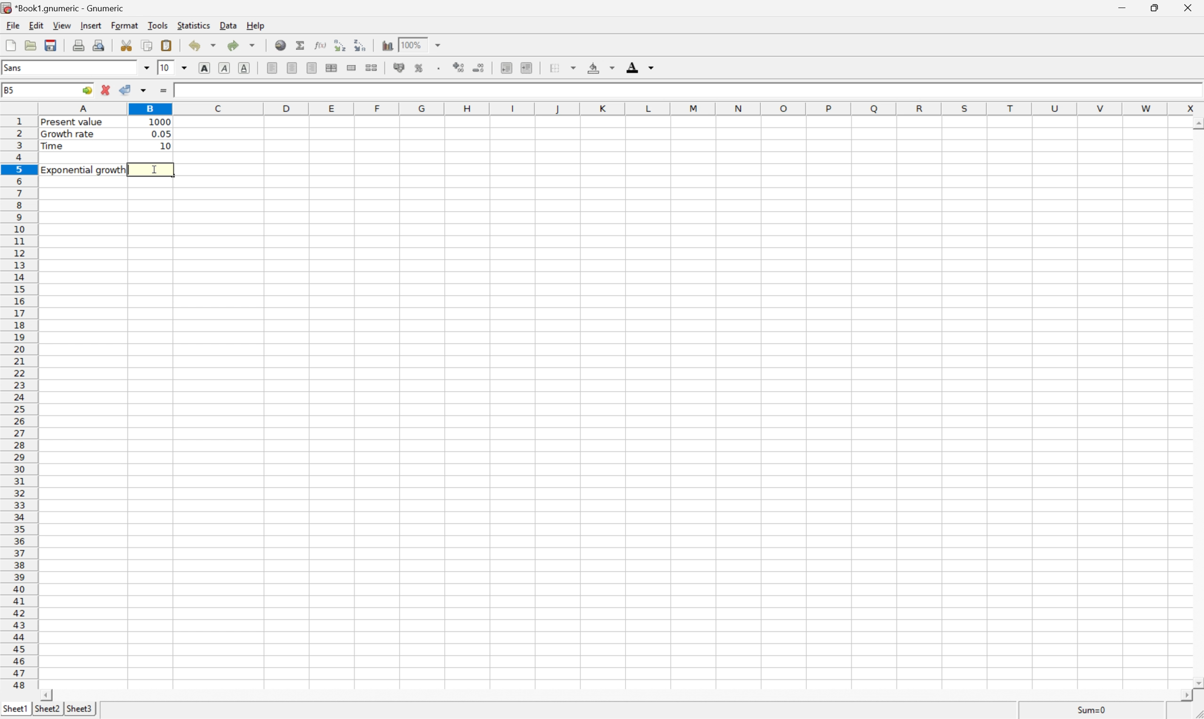  What do you see at coordinates (599, 67) in the screenshot?
I see `Background` at bounding box center [599, 67].